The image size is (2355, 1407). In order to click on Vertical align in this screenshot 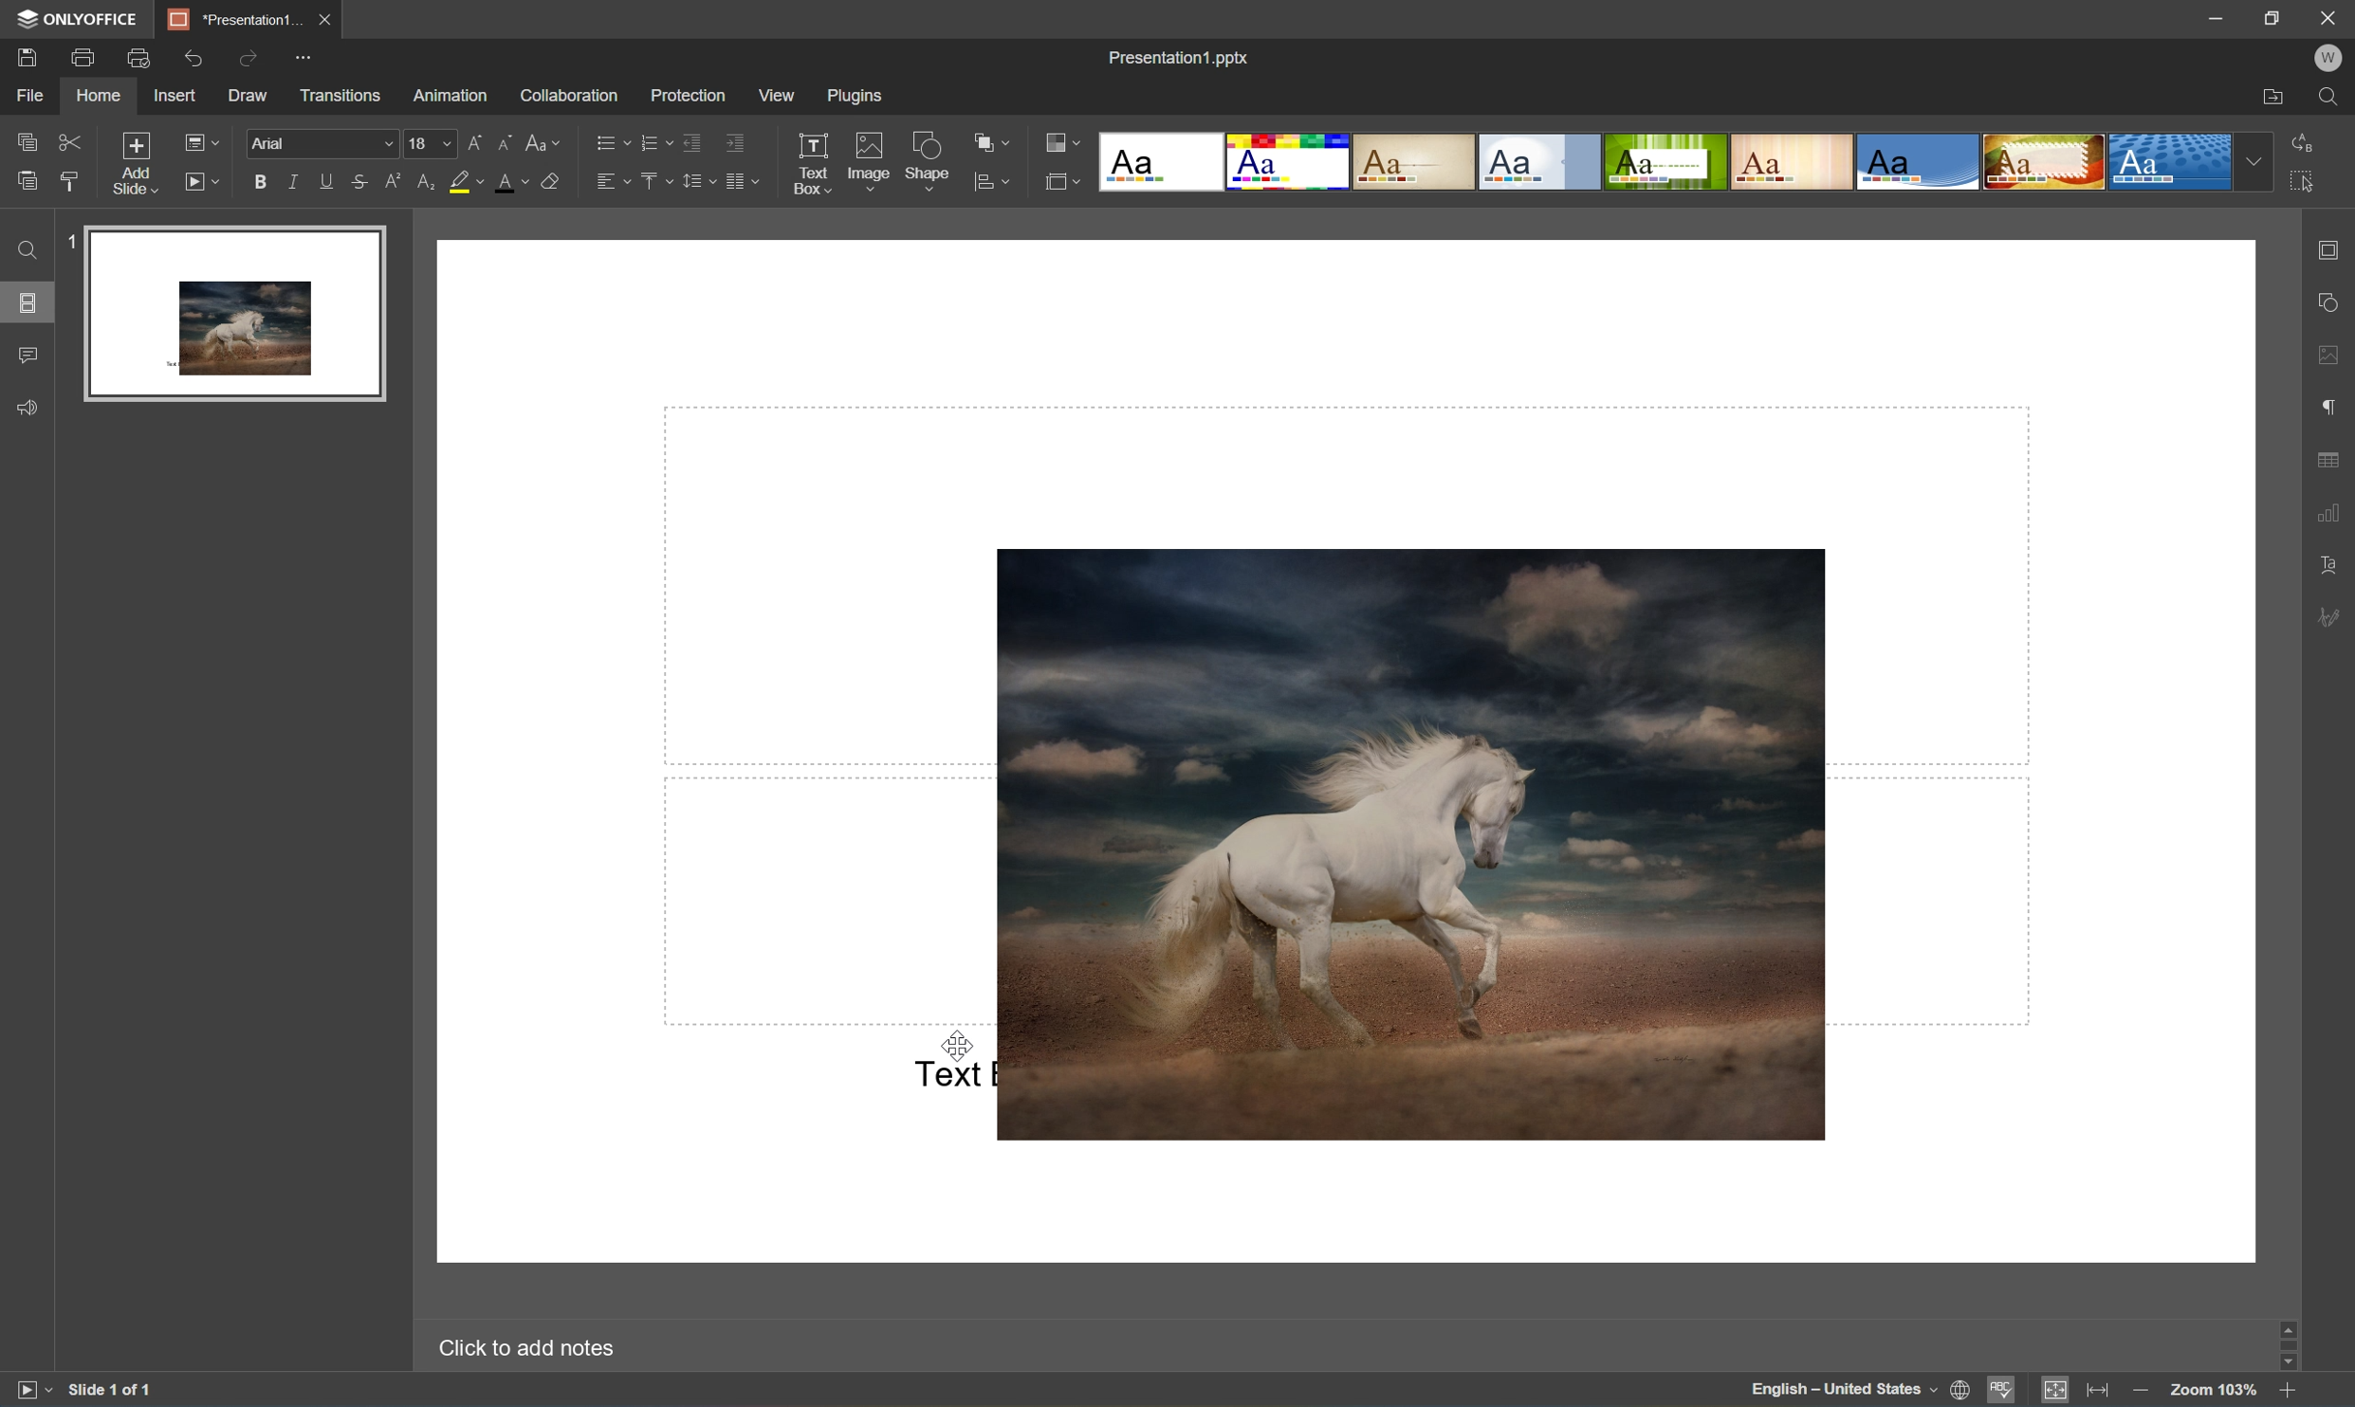, I will do `click(655, 180)`.